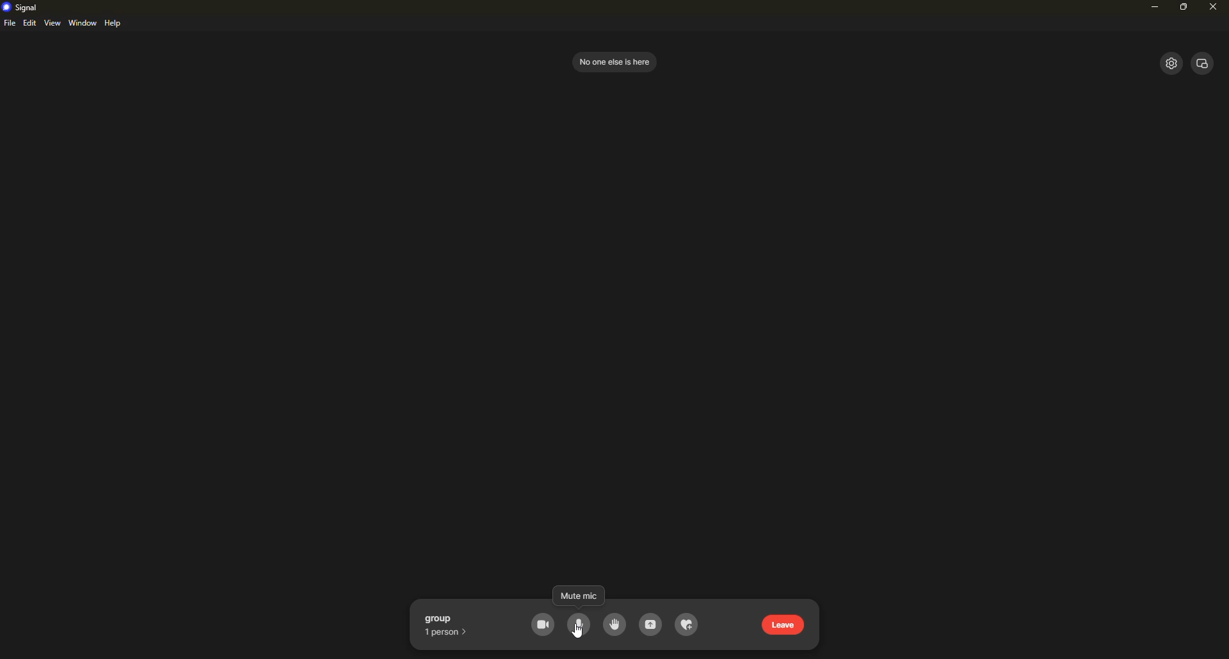  What do you see at coordinates (687, 626) in the screenshot?
I see `reaction` at bounding box center [687, 626].